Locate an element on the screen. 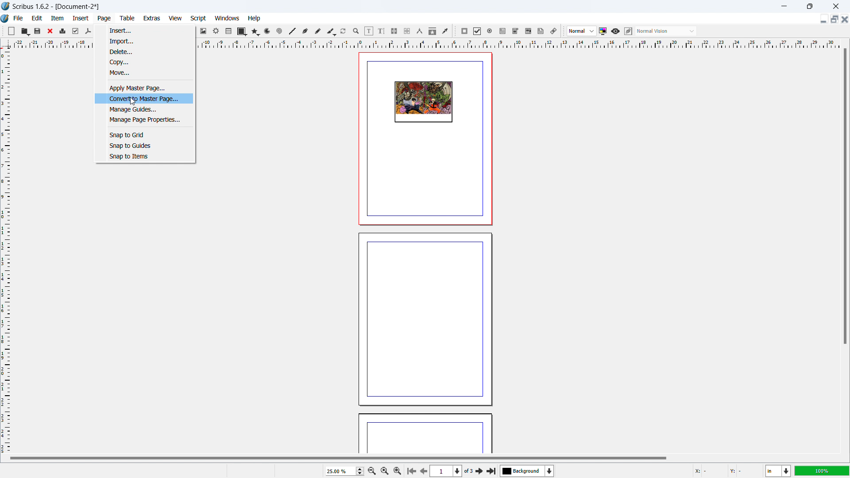 This screenshot has height=478, width=850. convert to master page is located at coordinates (144, 98).